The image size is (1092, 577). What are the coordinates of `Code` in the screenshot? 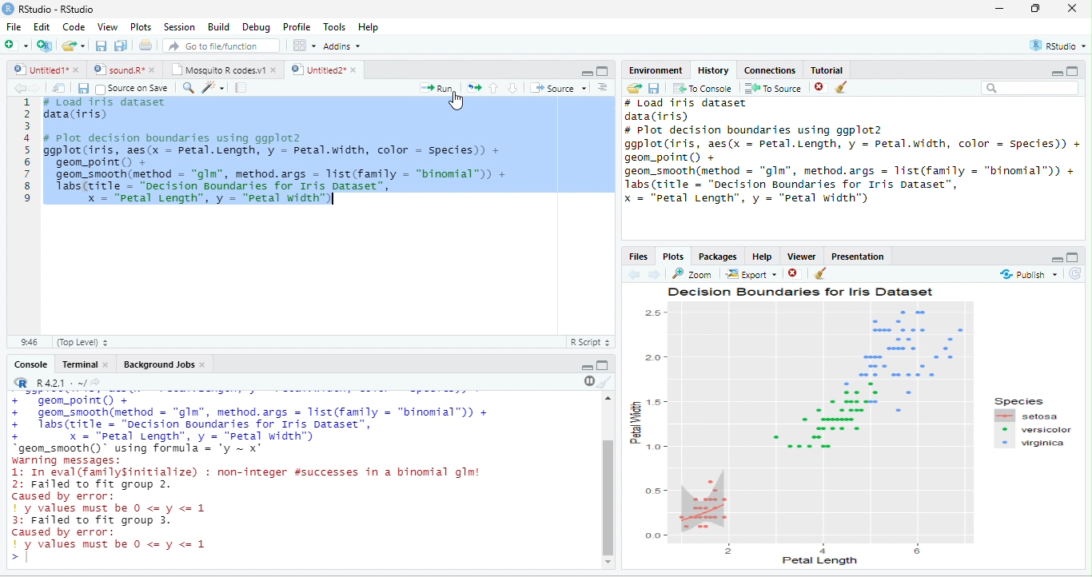 It's located at (74, 26).